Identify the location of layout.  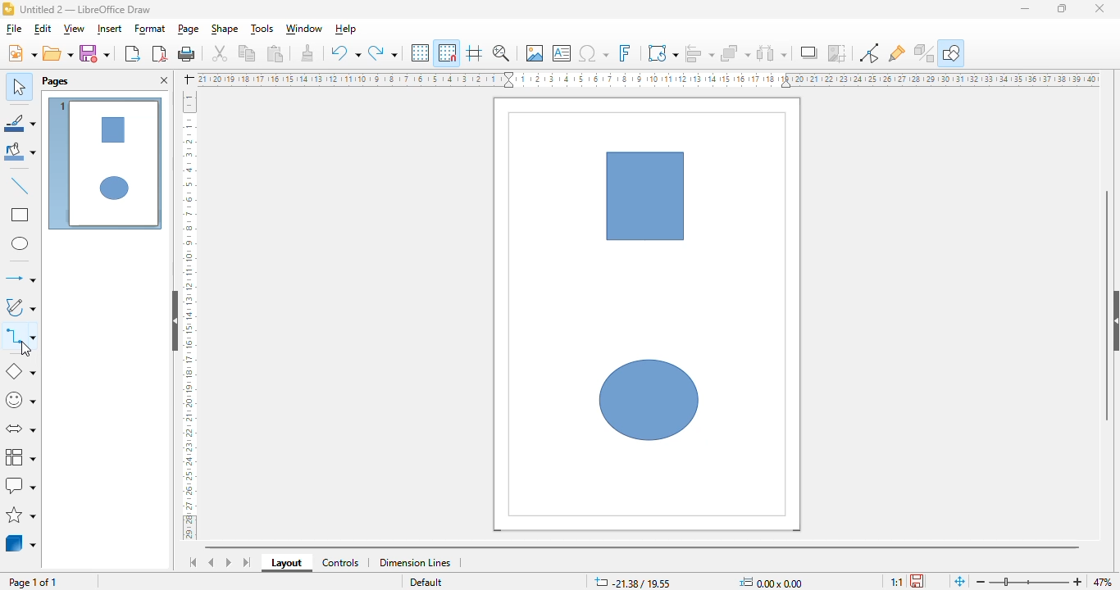
(287, 563).